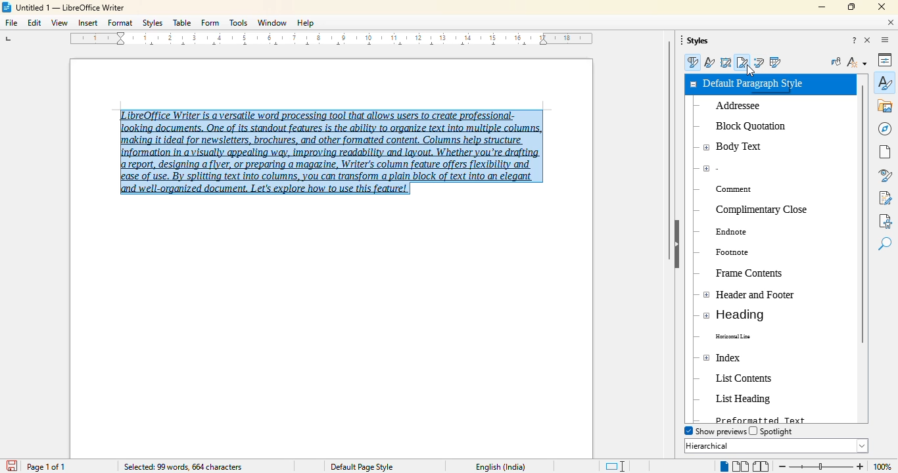 This screenshot has width=898, height=473. Describe the element at coordinates (772, 431) in the screenshot. I see `spotlight` at that location.